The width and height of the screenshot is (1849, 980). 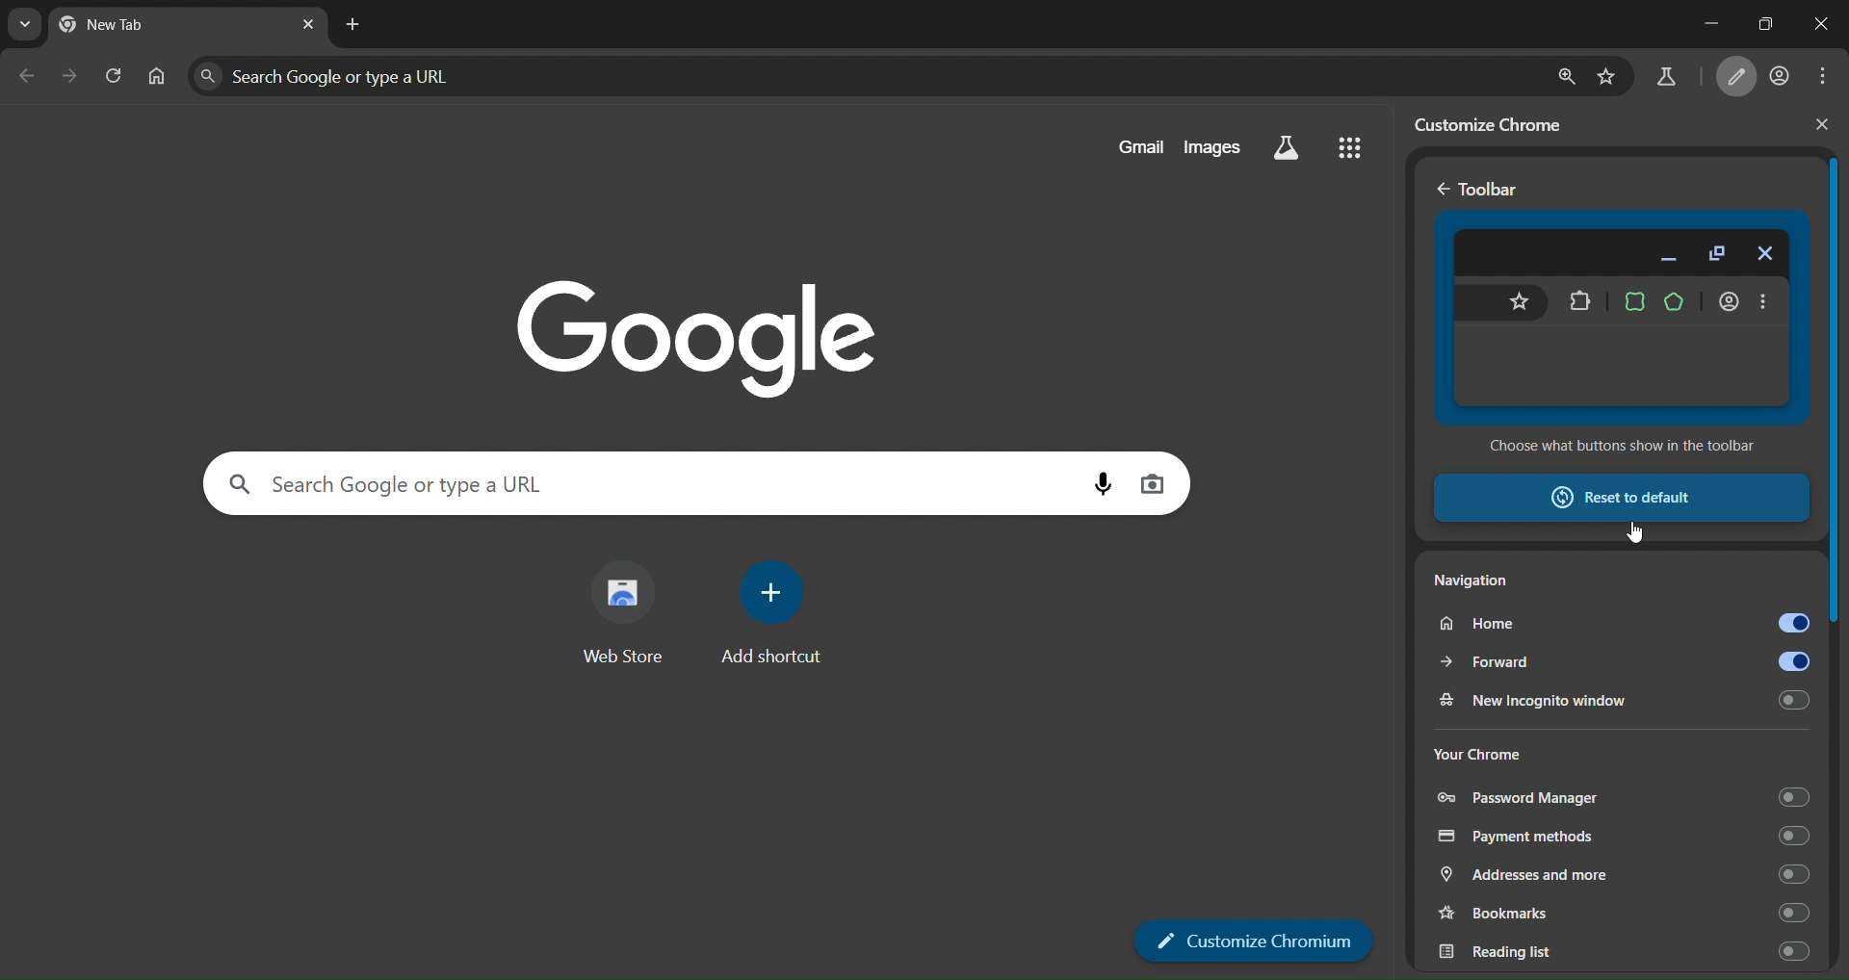 I want to click on image search, so click(x=1157, y=483).